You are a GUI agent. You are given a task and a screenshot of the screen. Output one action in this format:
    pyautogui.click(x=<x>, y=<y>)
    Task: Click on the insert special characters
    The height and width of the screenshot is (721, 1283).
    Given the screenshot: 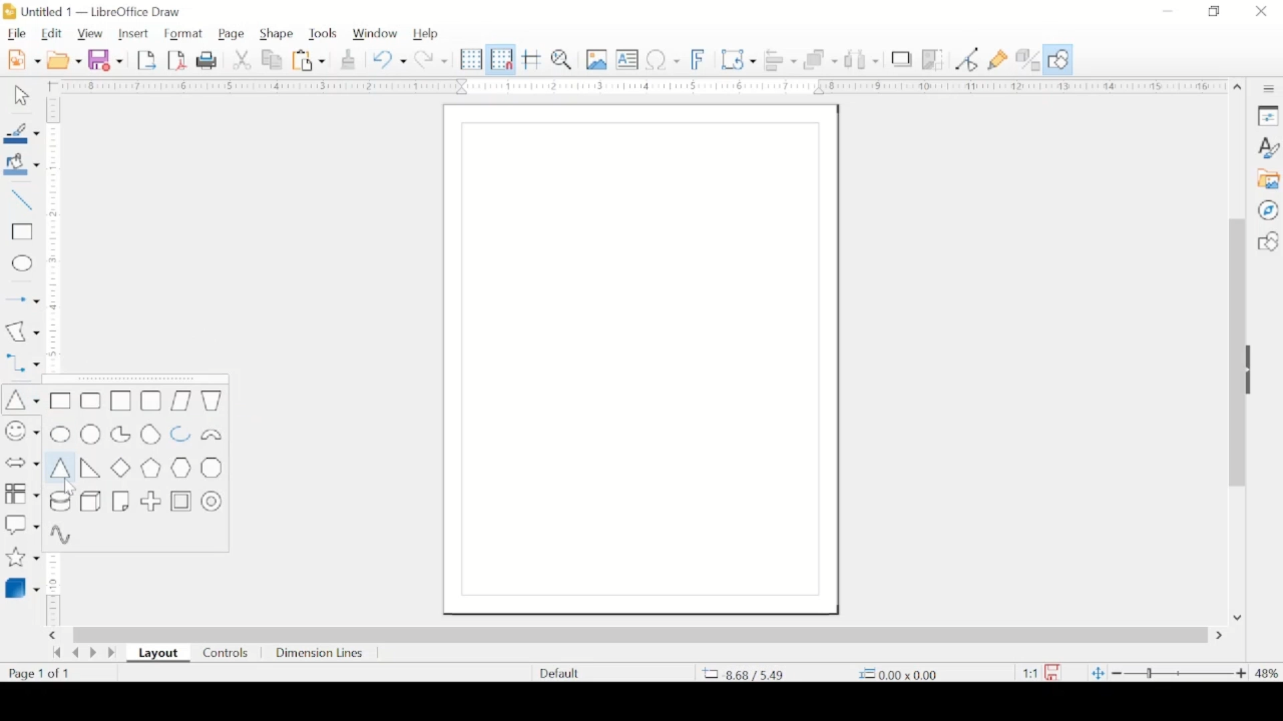 What is the action you would take?
    pyautogui.click(x=662, y=59)
    